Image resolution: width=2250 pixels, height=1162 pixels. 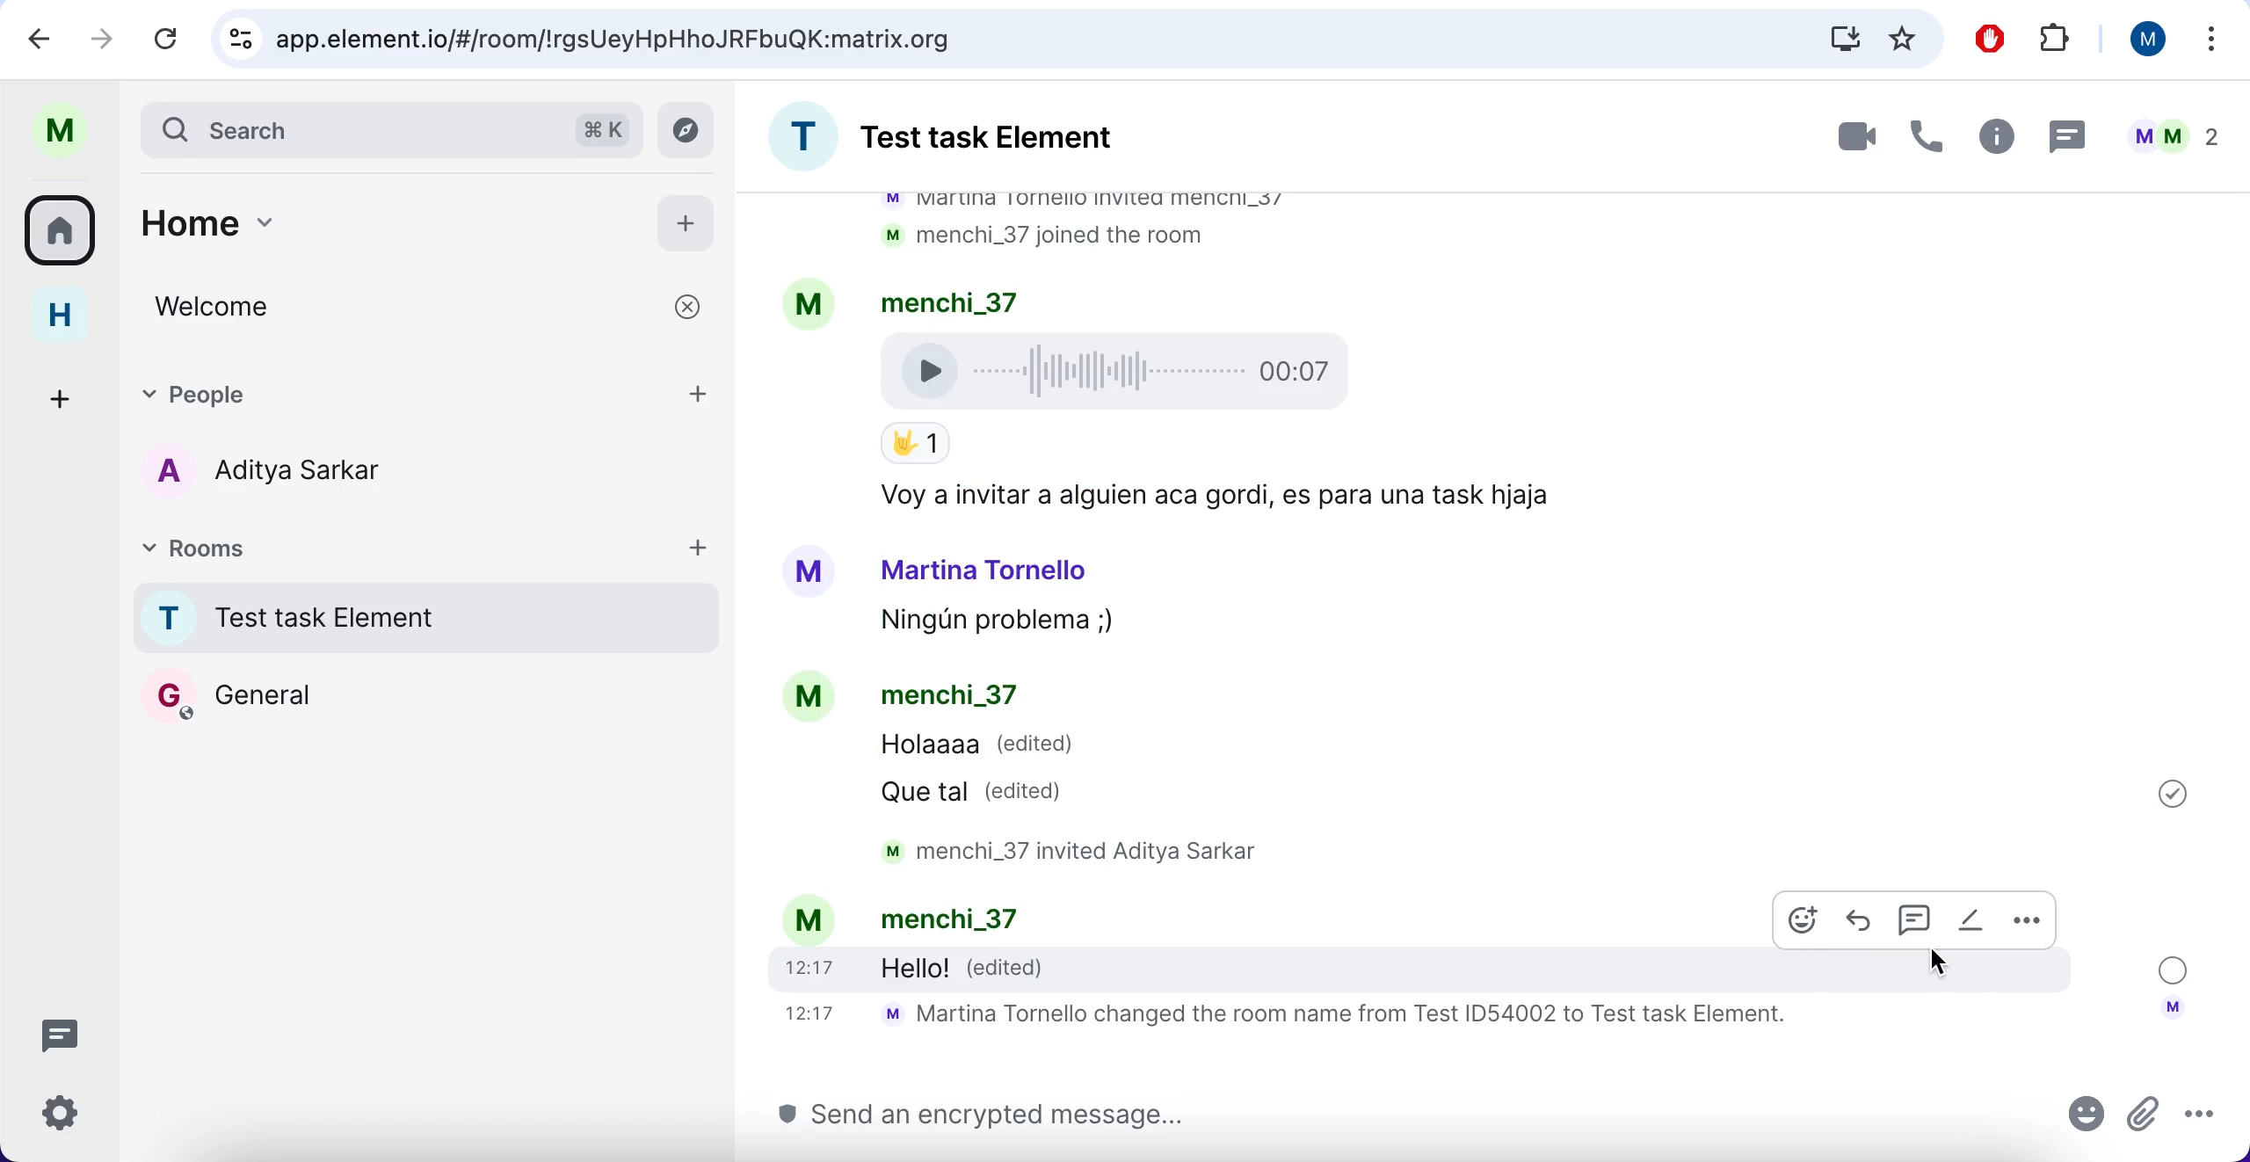 I want to click on emoji, so click(x=2087, y=1120).